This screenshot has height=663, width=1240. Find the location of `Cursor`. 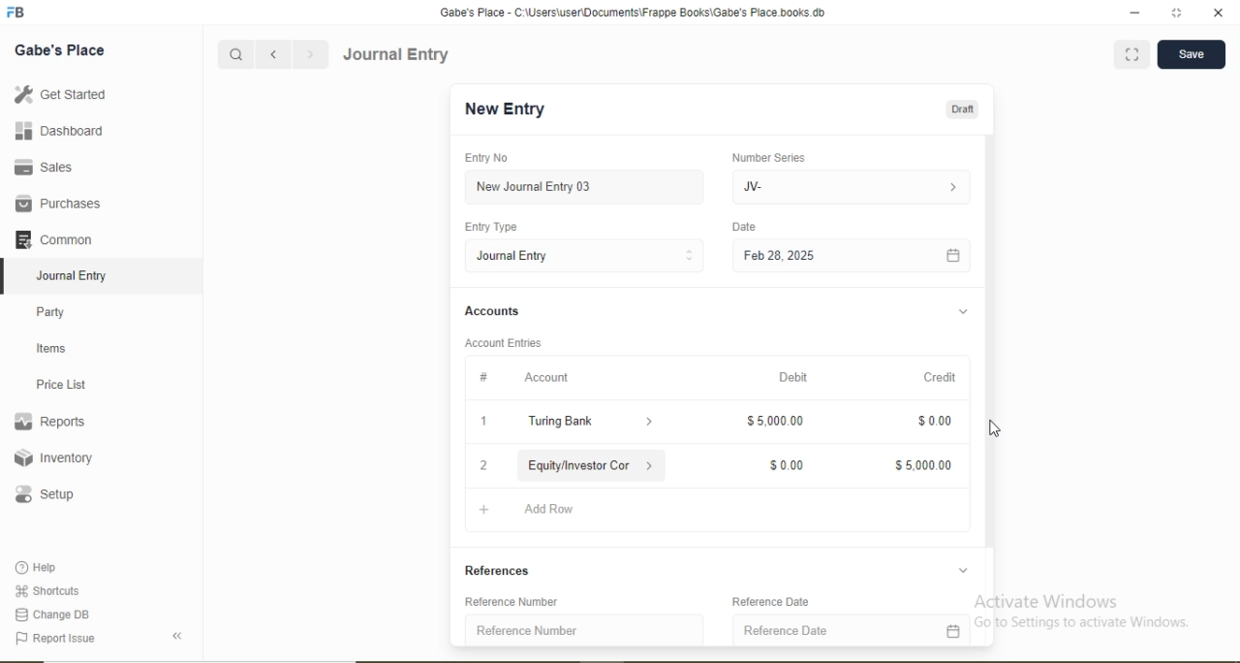

Cursor is located at coordinates (996, 429).